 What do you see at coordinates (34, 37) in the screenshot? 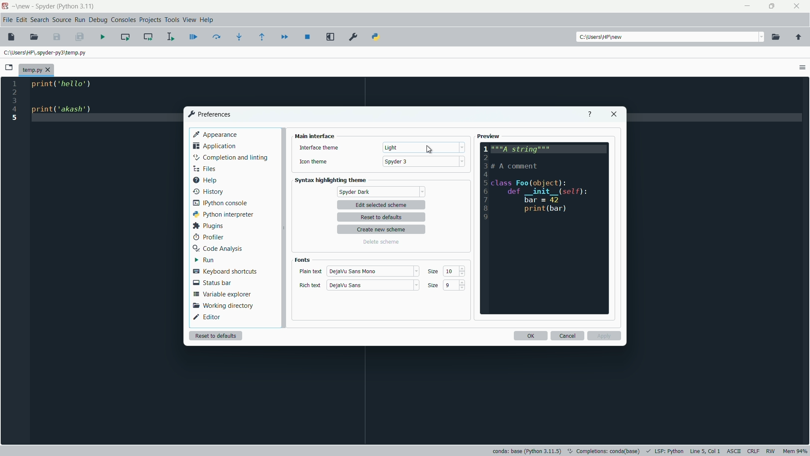
I see `open file` at bounding box center [34, 37].